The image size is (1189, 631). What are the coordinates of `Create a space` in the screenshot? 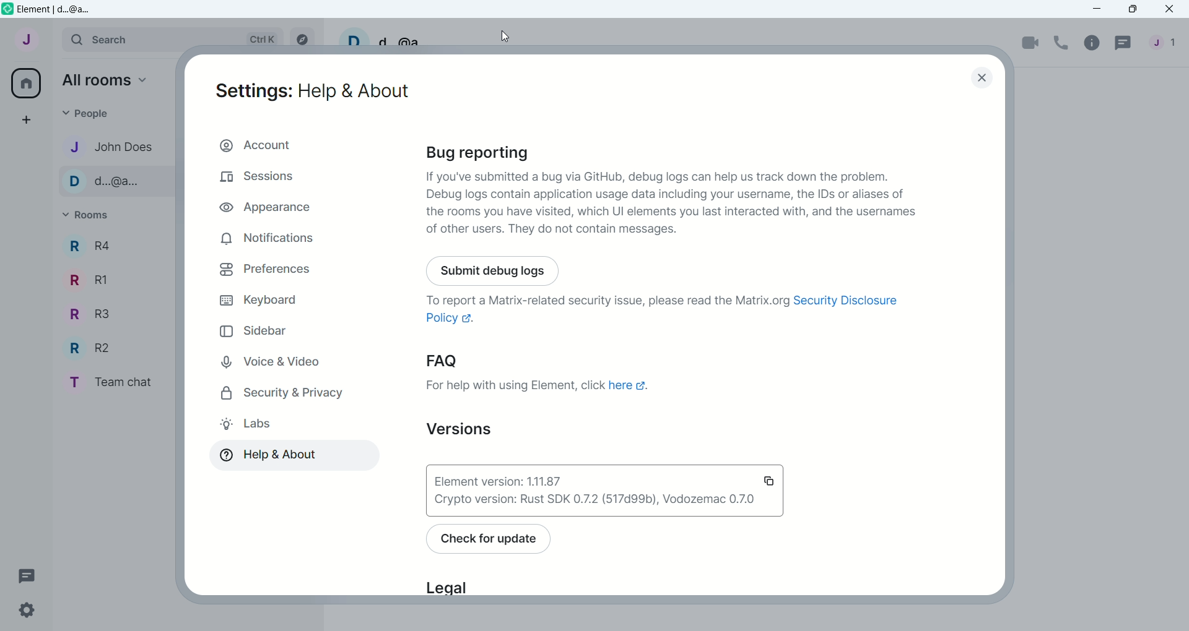 It's located at (24, 121).